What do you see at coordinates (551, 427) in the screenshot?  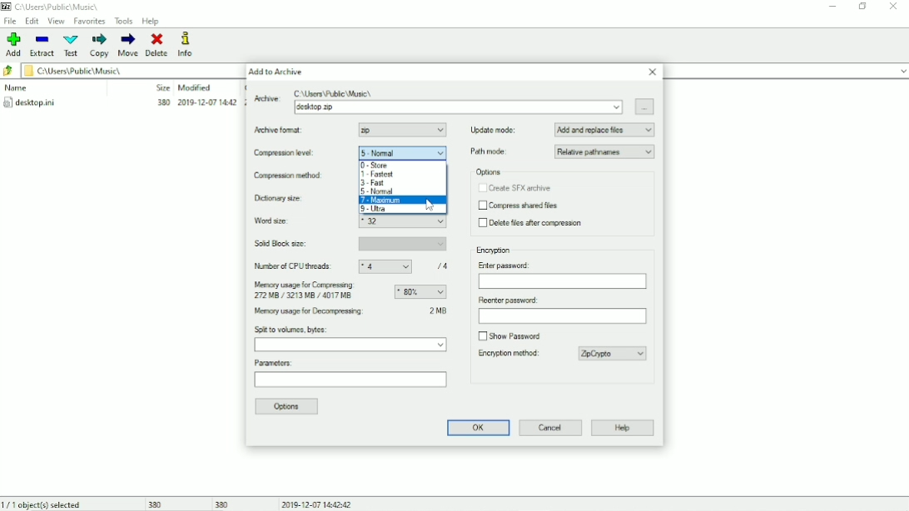 I see `Cancel` at bounding box center [551, 427].